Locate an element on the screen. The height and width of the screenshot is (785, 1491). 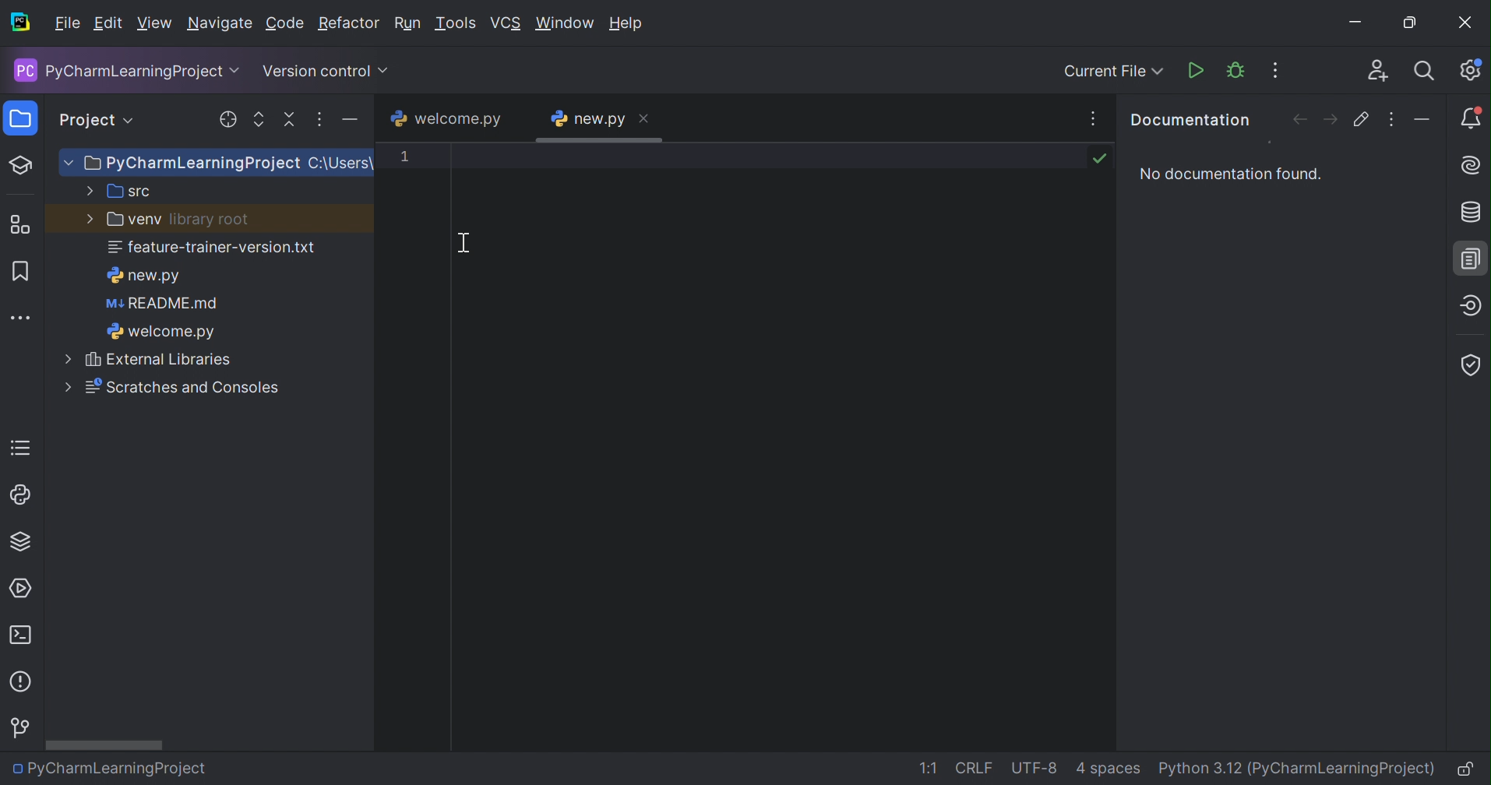
Tools is located at coordinates (456, 23).